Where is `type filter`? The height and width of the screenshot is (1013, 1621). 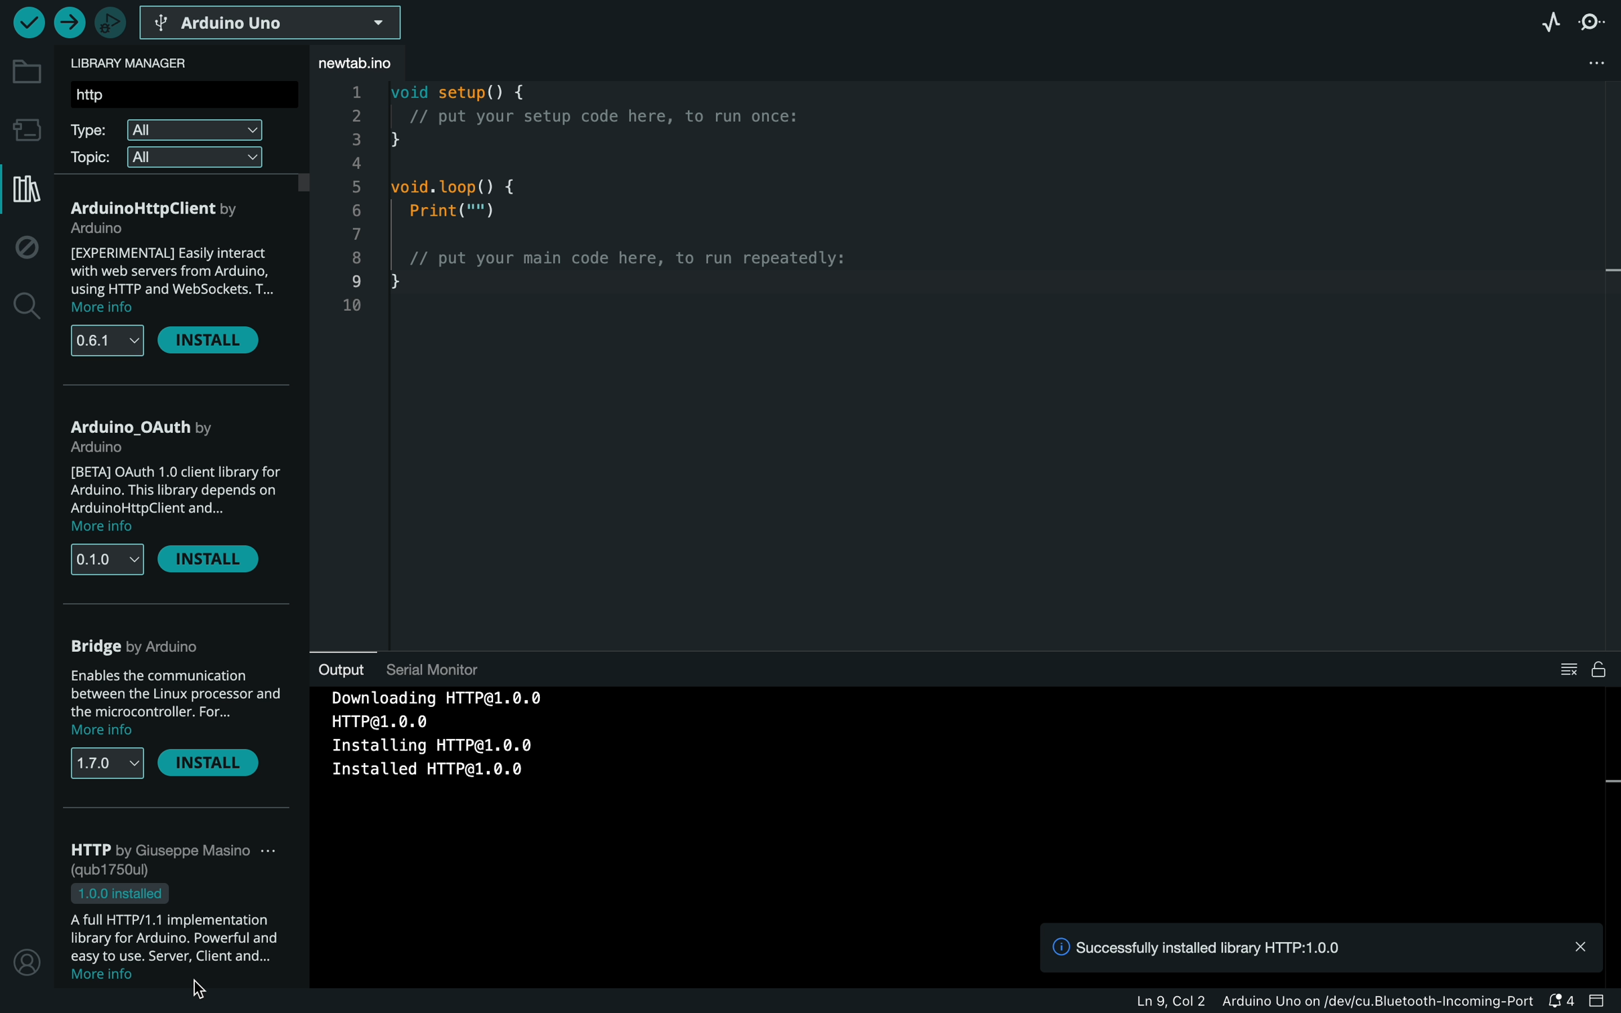
type filter is located at coordinates (167, 132).